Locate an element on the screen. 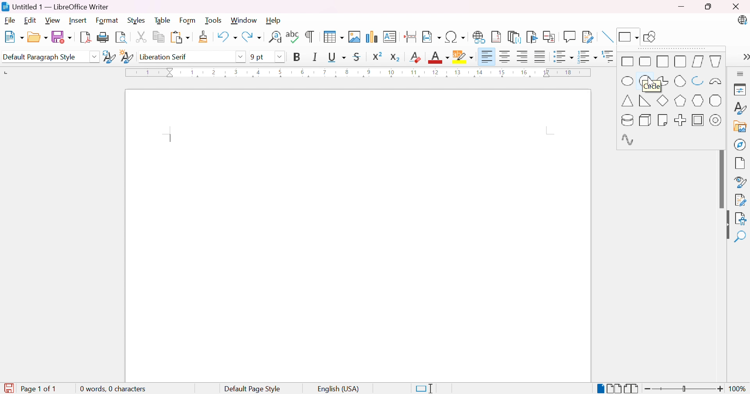  Page is located at coordinates (740, 164).